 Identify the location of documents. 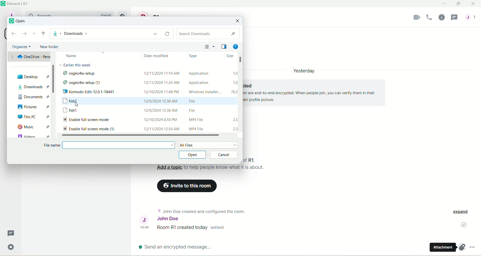
(33, 97).